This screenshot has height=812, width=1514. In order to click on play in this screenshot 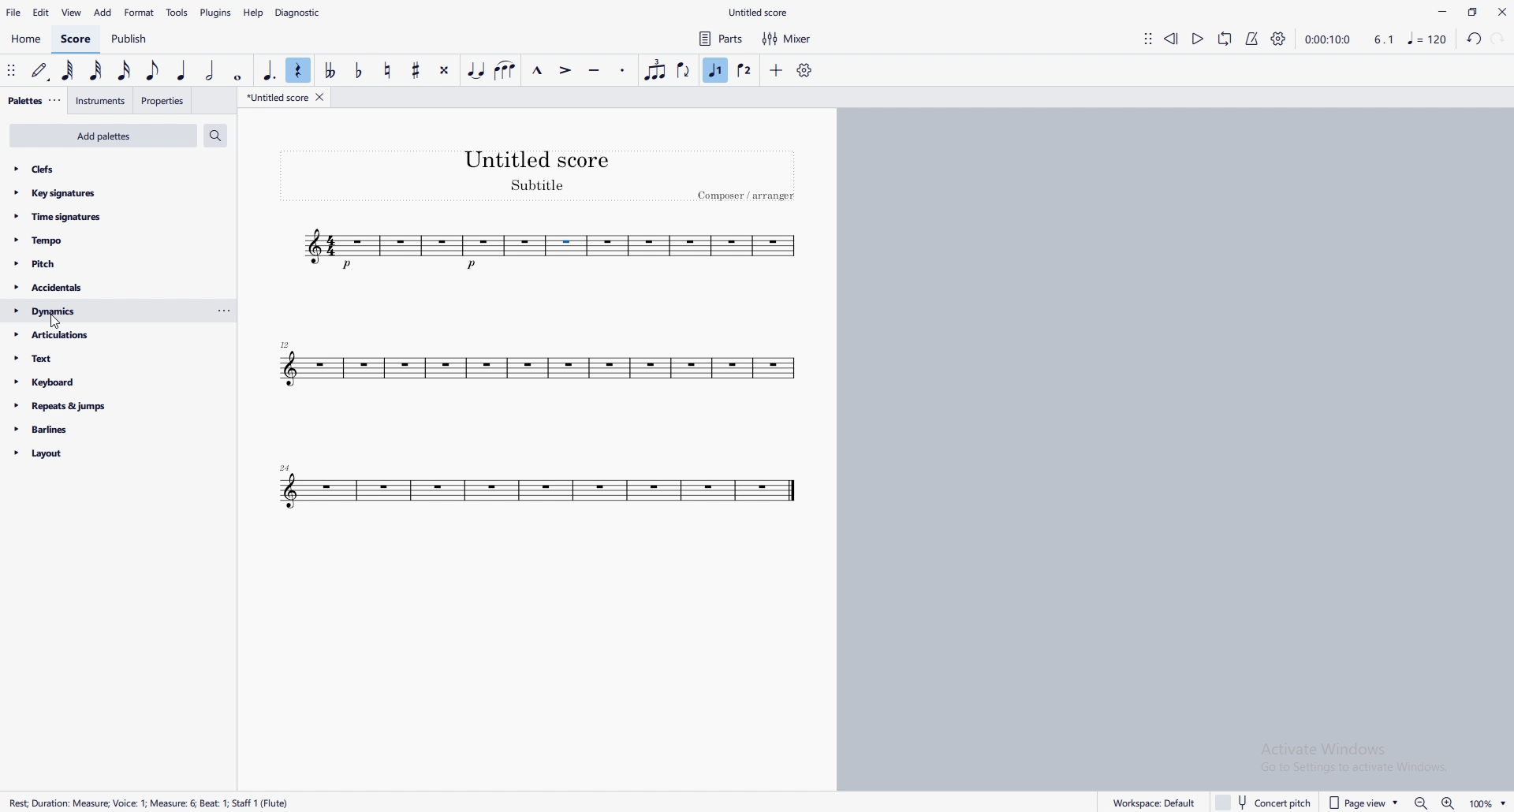, I will do `click(1198, 38)`.